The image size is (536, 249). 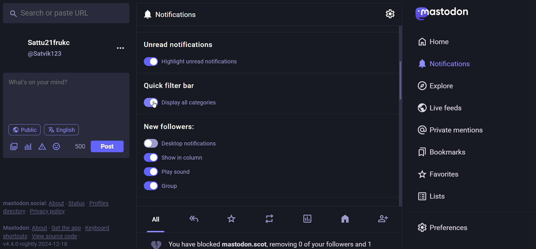 What do you see at coordinates (75, 202) in the screenshot?
I see `status` at bounding box center [75, 202].